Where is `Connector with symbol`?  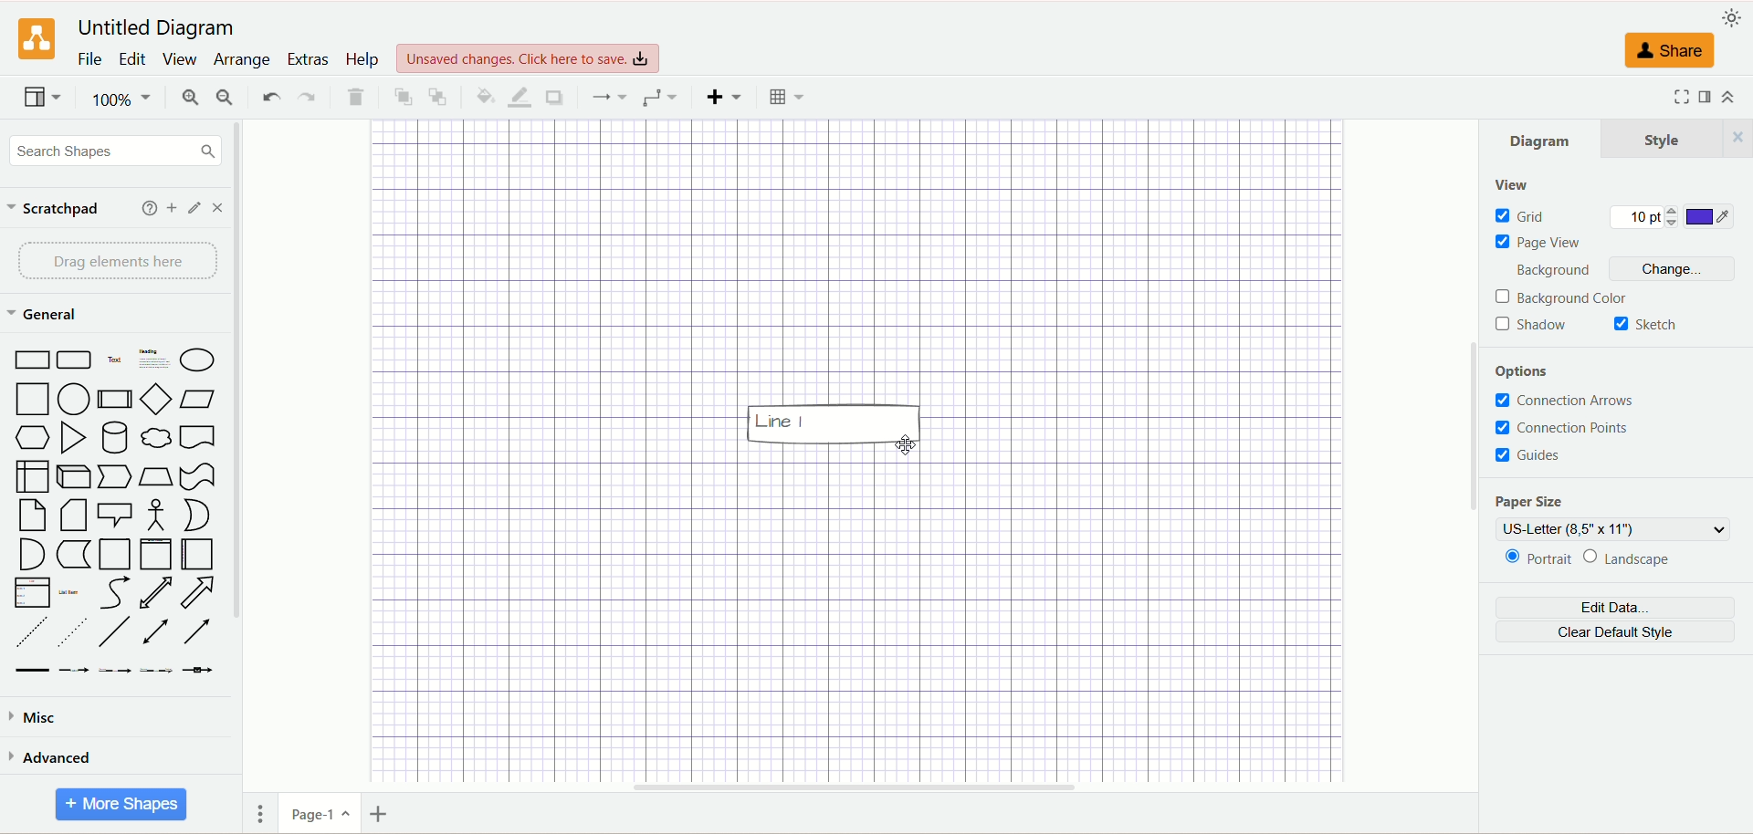 Connector with symbol is located at coordinates (197, 671).